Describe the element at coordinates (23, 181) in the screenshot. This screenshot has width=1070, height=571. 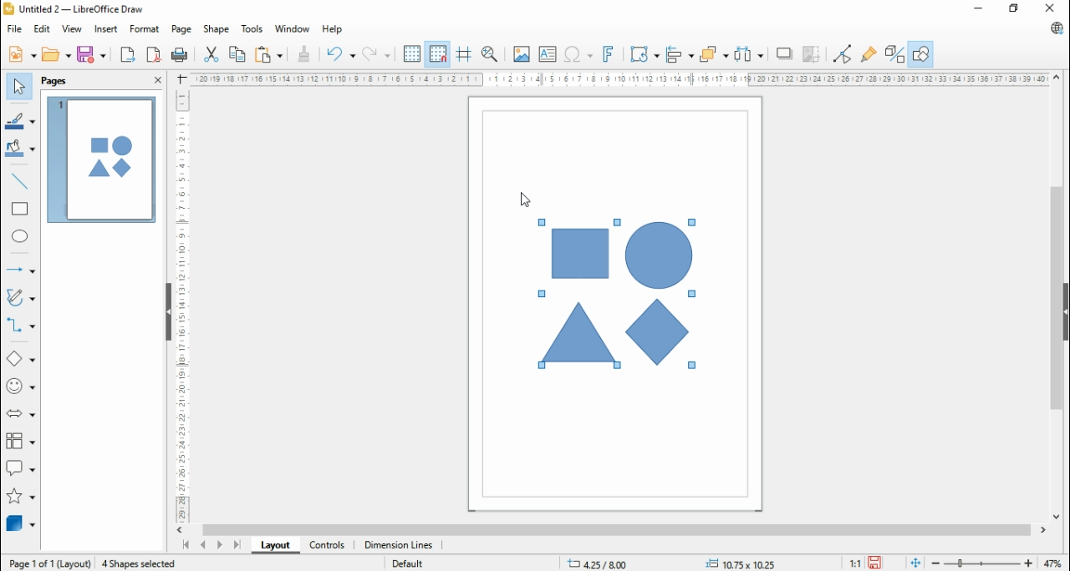
I see `insert line` at that location.